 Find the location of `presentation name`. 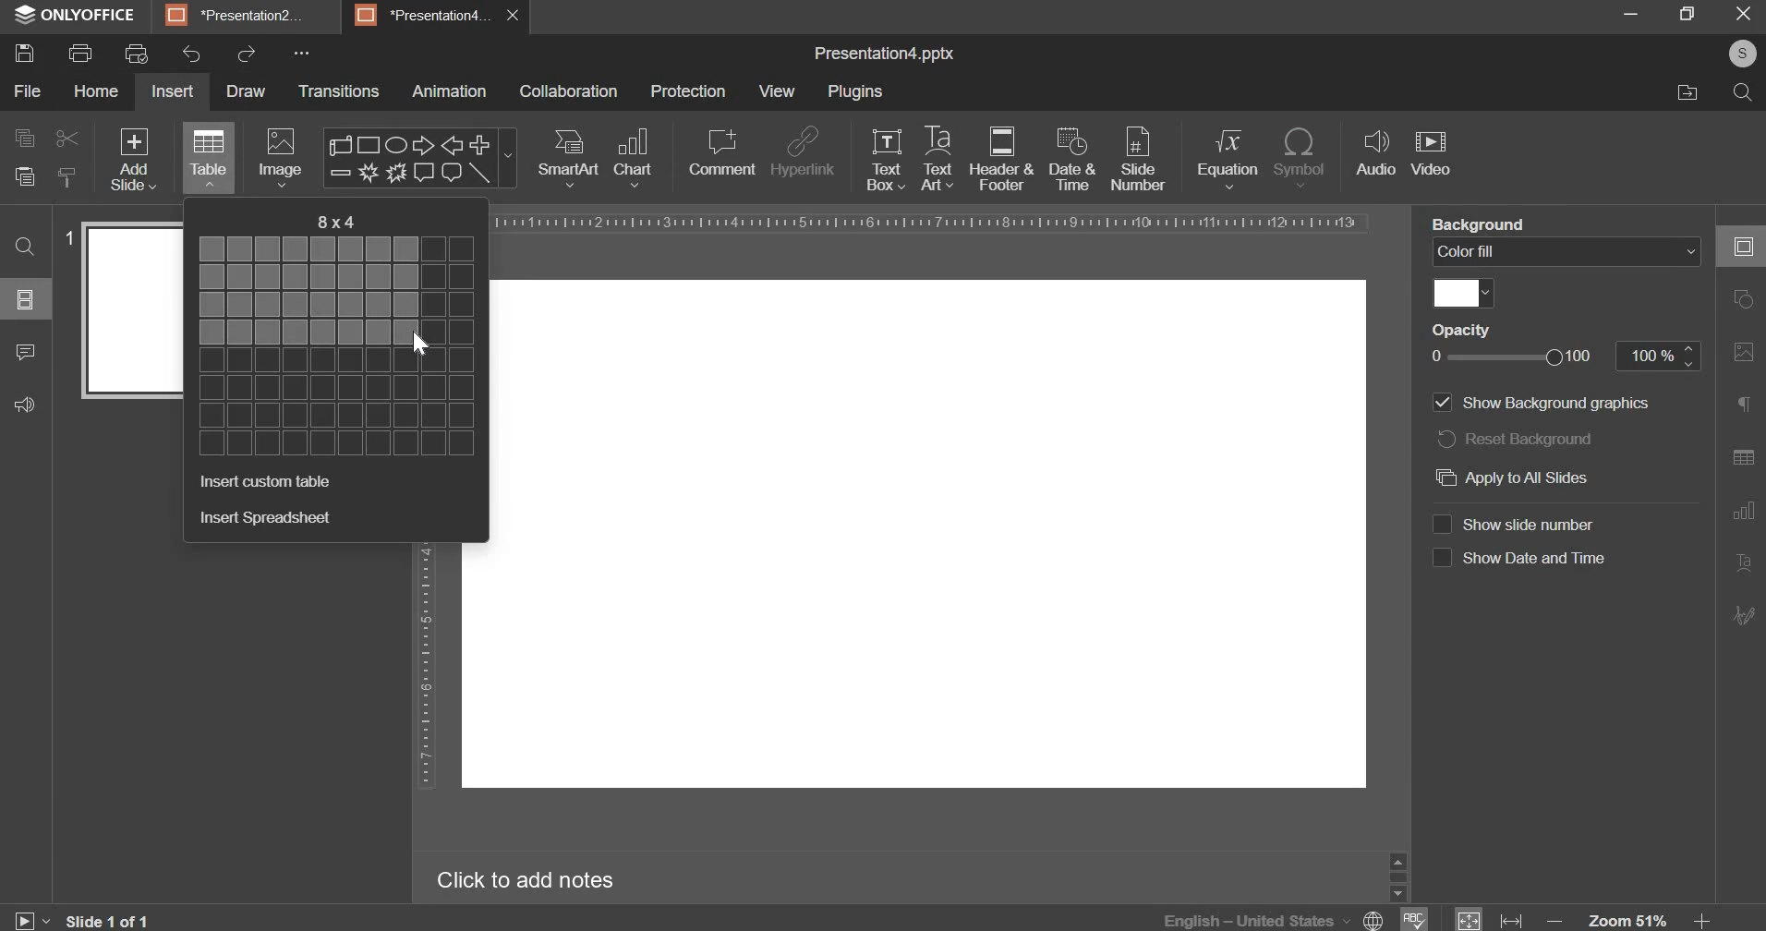

presentation name is located at coordinates (886, 54).